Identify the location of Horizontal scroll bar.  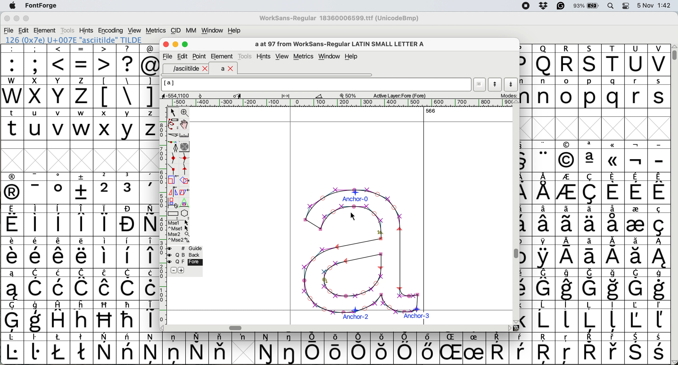
(237, 328).